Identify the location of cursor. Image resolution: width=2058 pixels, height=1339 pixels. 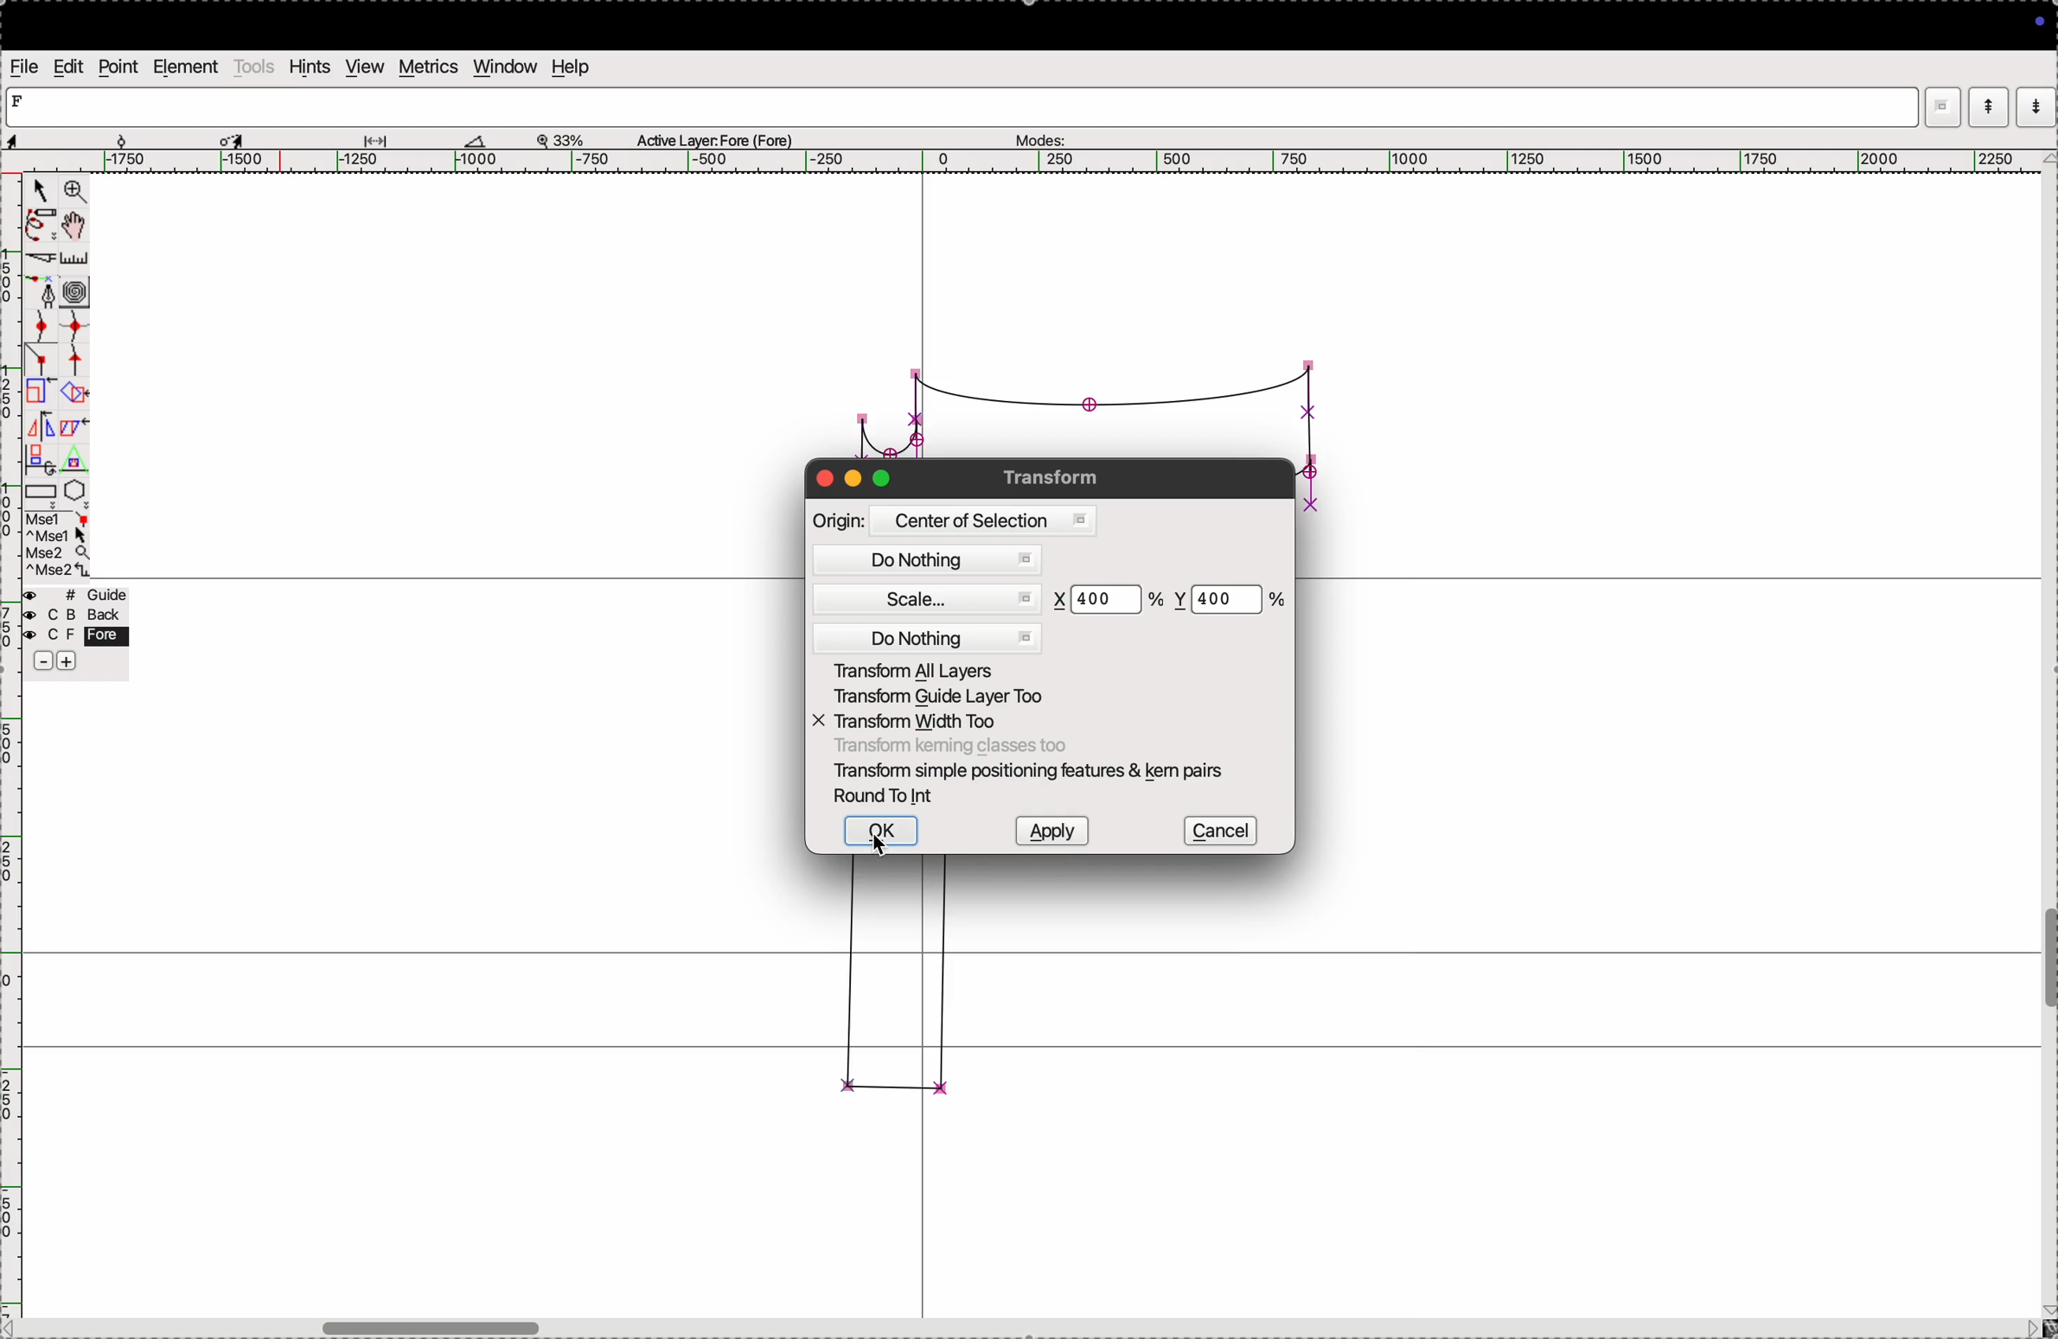
(38, 192).